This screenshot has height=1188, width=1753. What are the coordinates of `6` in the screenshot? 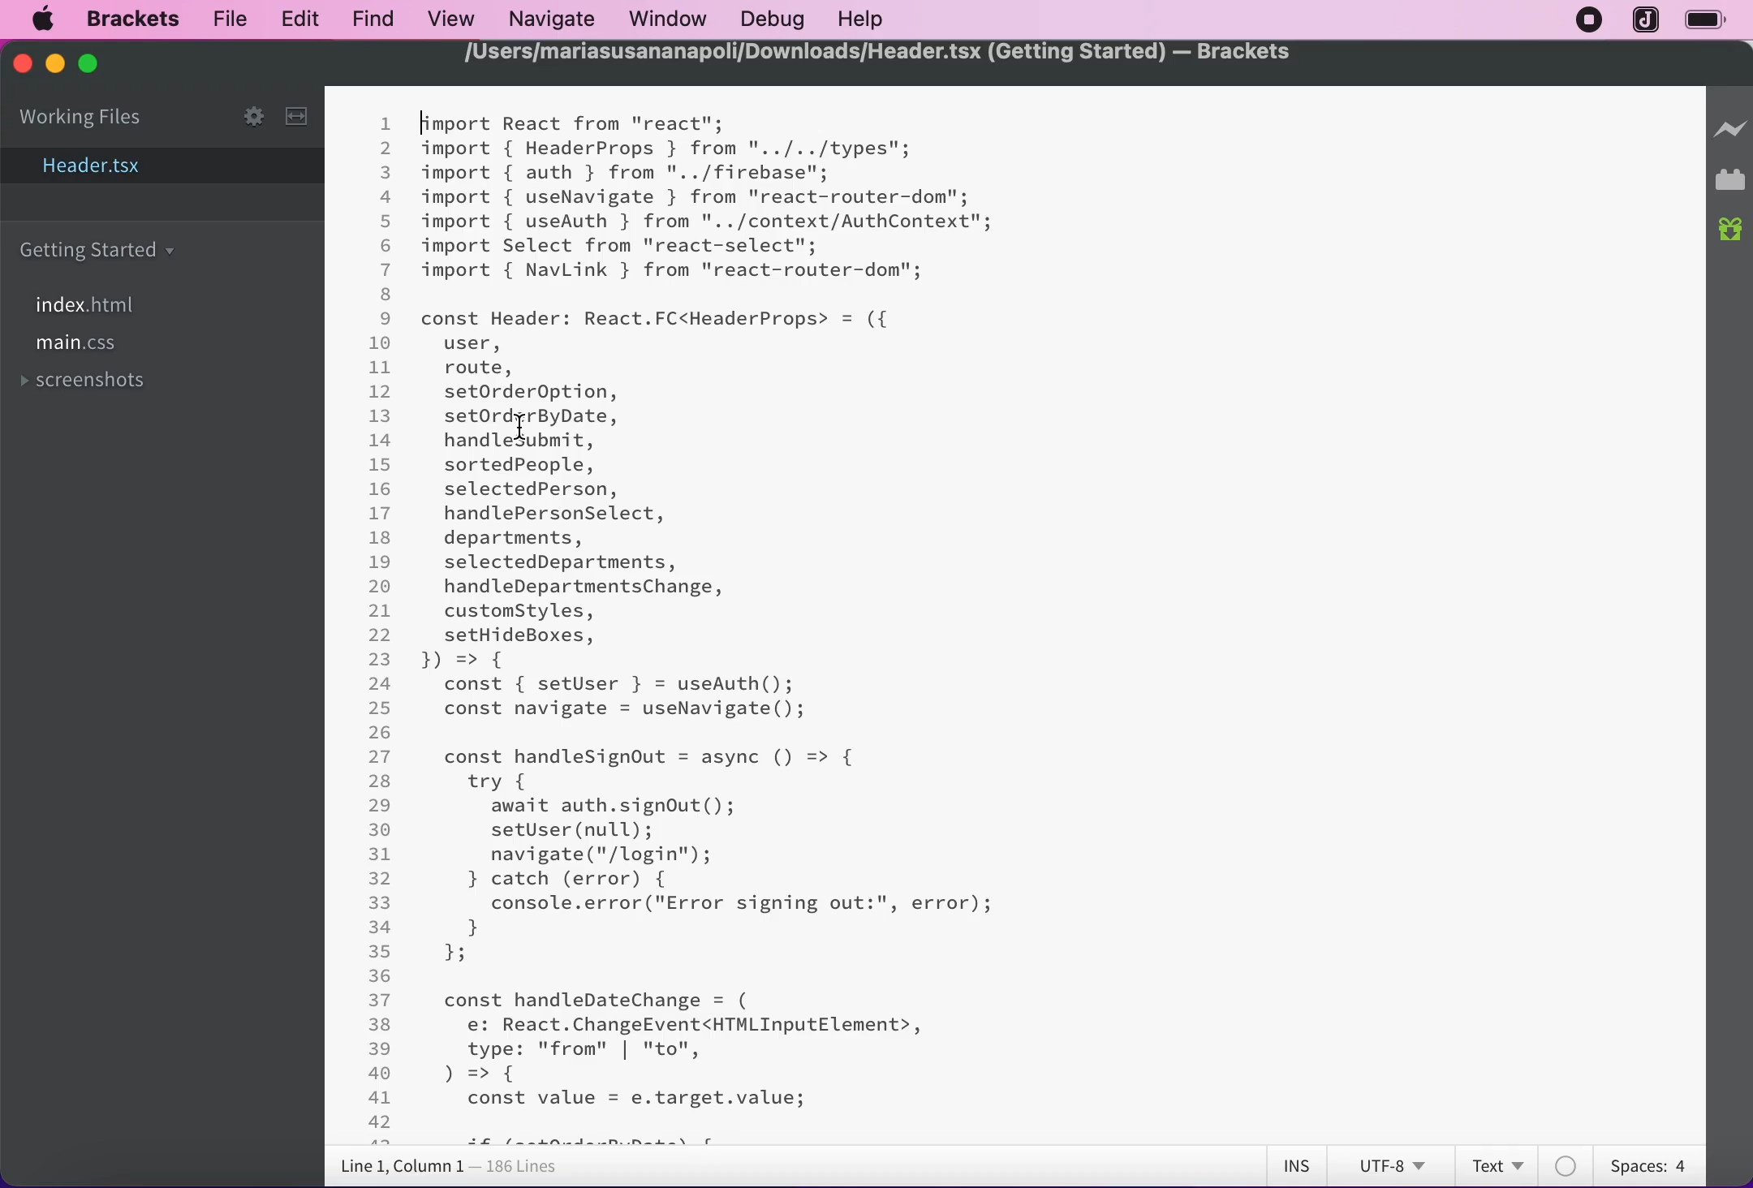 It's located at (386, 246).